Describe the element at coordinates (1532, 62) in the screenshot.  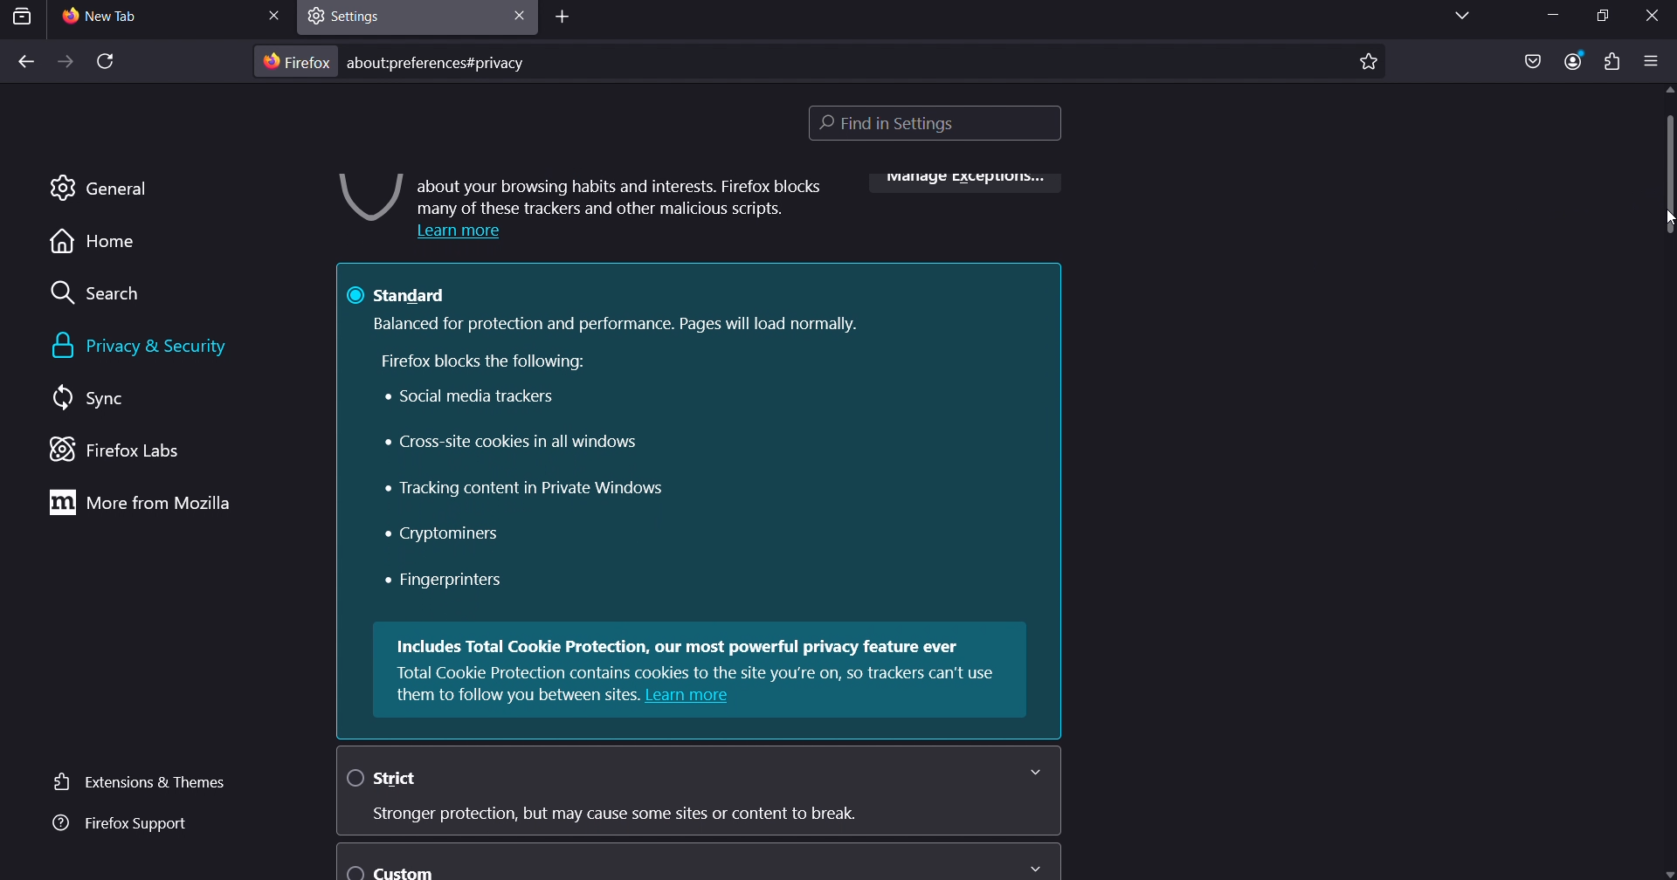
I see `save as pocket` at that location.